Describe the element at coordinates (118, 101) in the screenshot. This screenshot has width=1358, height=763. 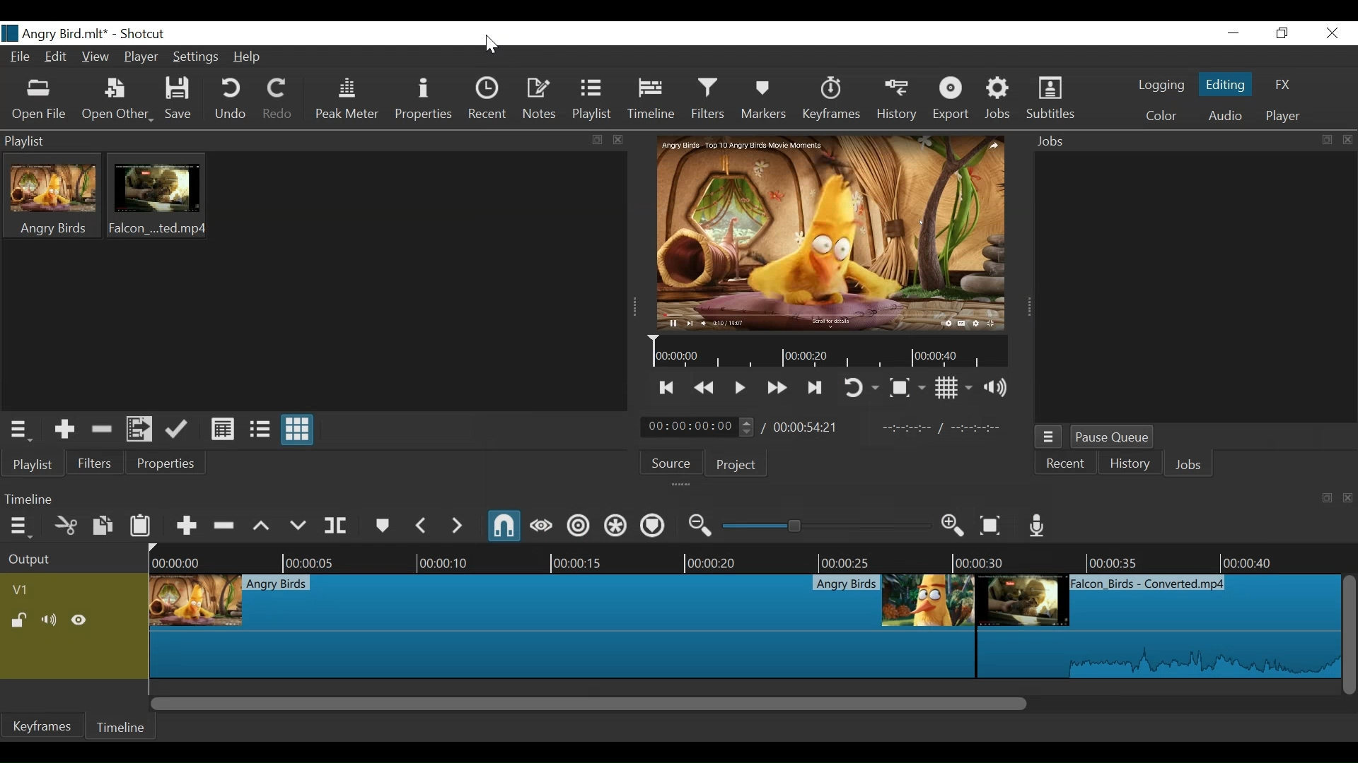
I see `Open Other` at that location.